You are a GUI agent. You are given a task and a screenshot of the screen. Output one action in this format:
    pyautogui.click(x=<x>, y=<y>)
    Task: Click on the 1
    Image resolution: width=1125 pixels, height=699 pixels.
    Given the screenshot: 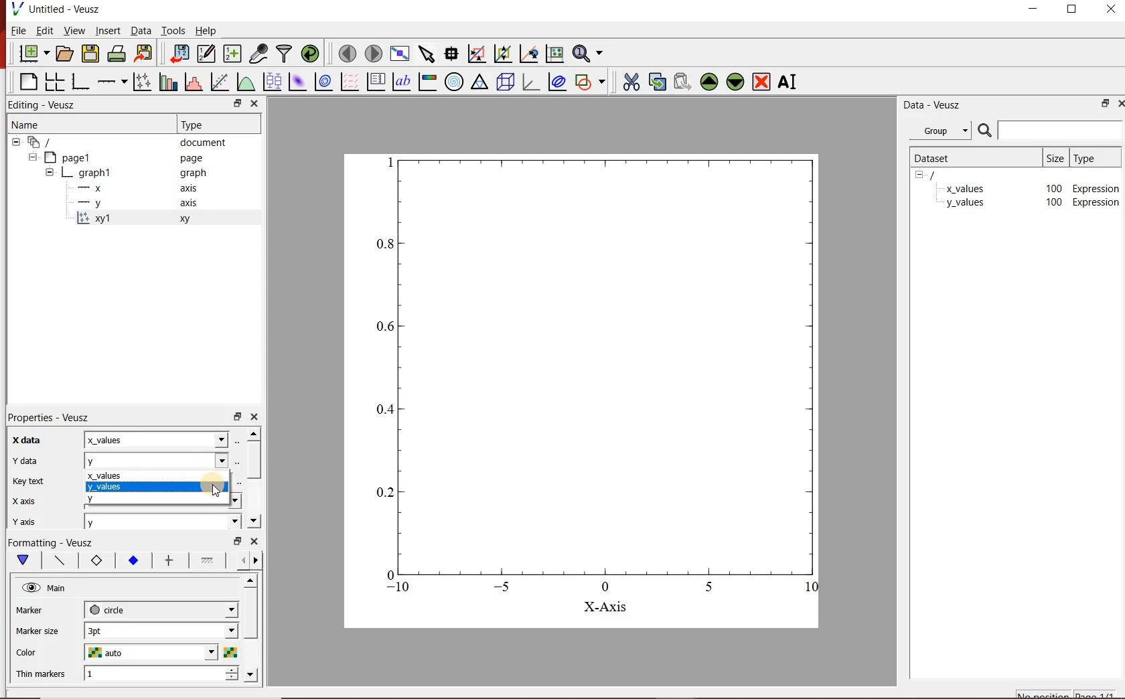 What is the action you would take?
    pyautogui.click(x=163, y=672)
    